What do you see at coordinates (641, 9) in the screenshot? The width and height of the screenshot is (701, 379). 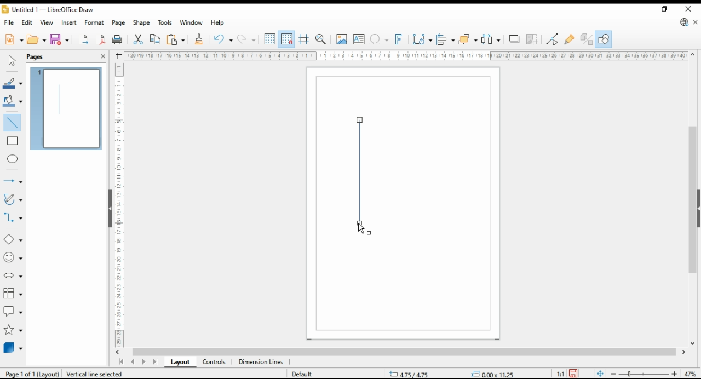 I see `minimize` at bounding box center [641, 9].